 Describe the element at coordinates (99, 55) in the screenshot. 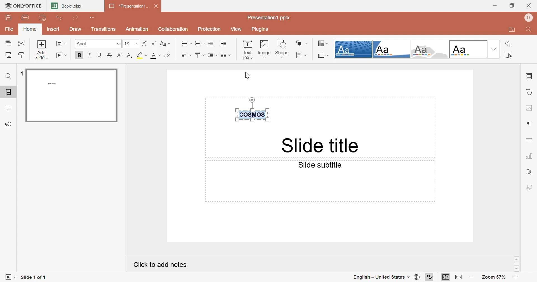

I see `Underline` at that location.